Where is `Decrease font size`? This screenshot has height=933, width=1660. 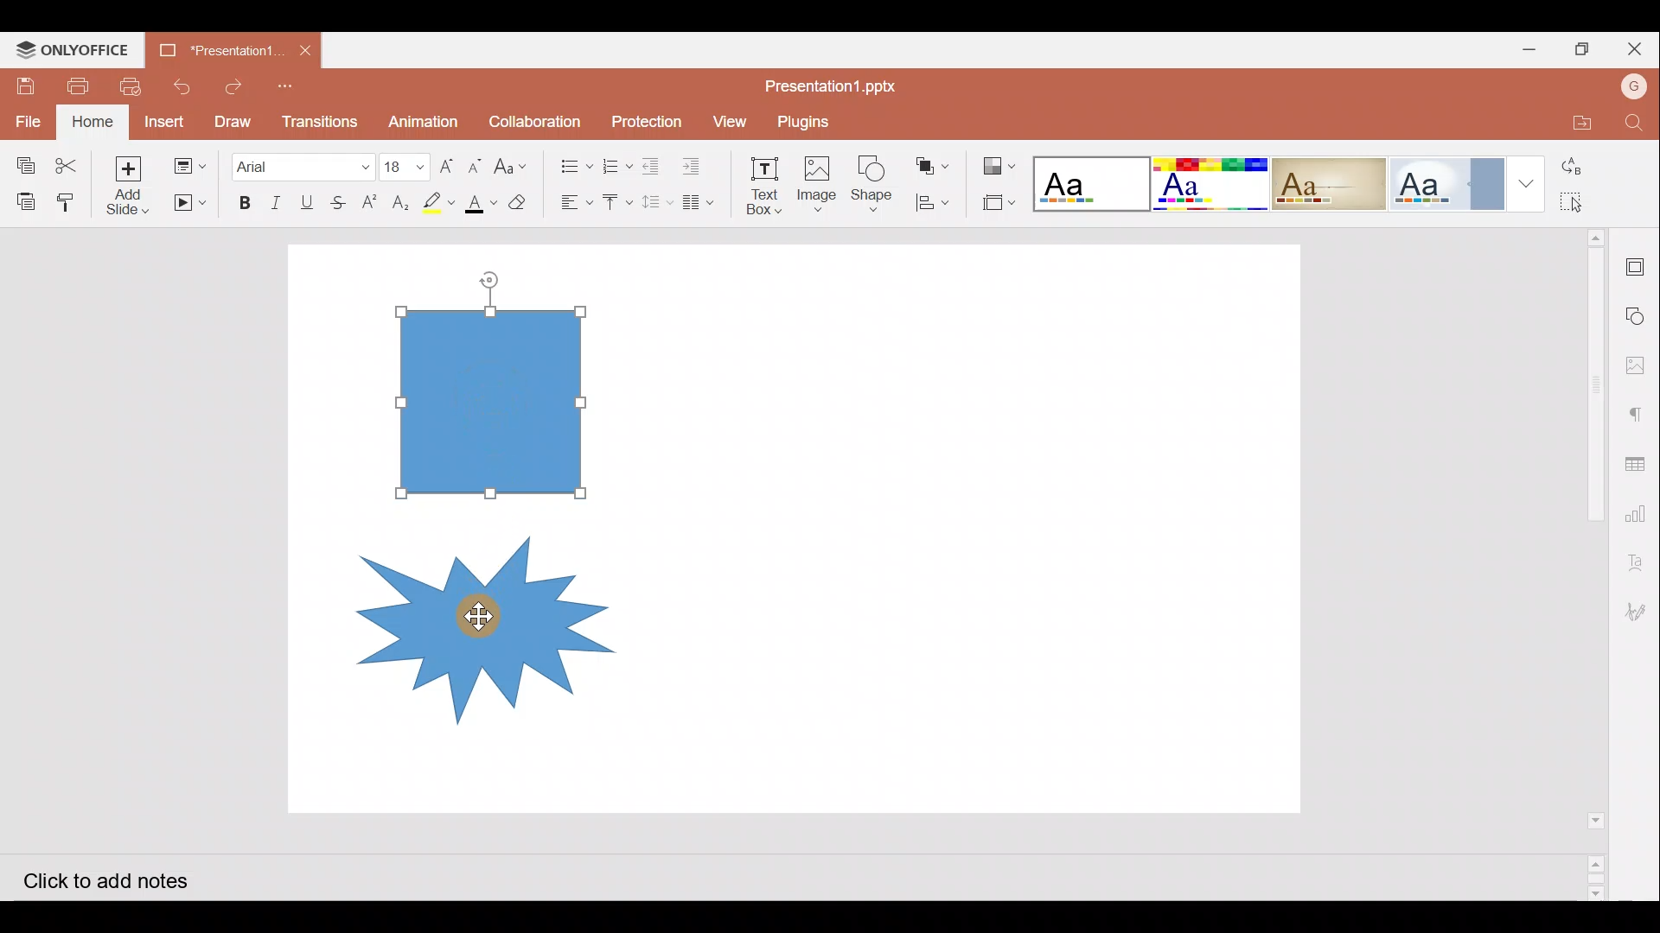
Decrease font size is located at coordinates (478, 163).